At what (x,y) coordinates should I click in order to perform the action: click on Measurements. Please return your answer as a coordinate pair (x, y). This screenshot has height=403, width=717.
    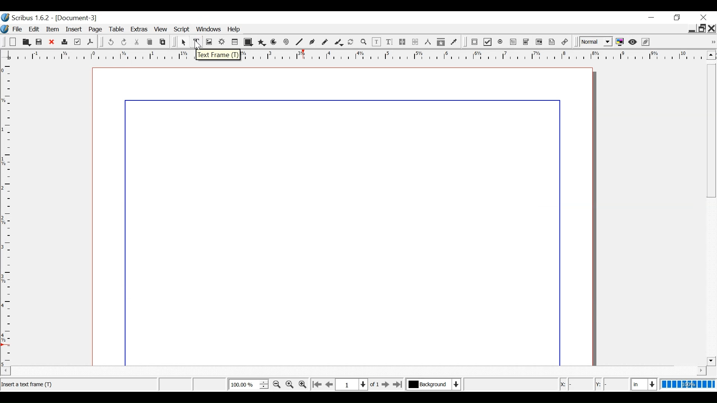
    Looking at the image, I should click on (428, 42).